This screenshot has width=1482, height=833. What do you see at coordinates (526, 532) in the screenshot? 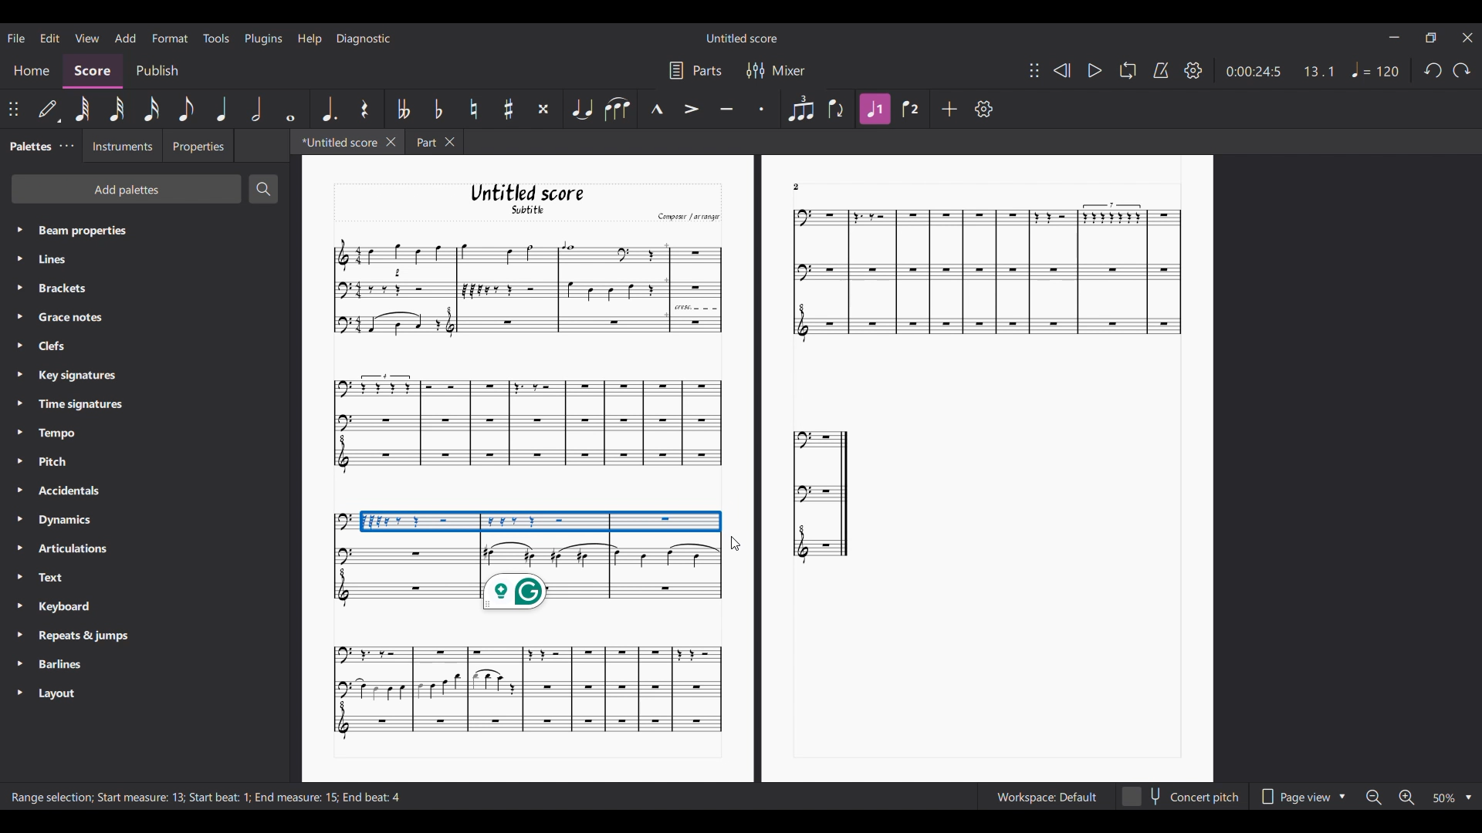
I see `Graph` at bounding box center [526, 532].